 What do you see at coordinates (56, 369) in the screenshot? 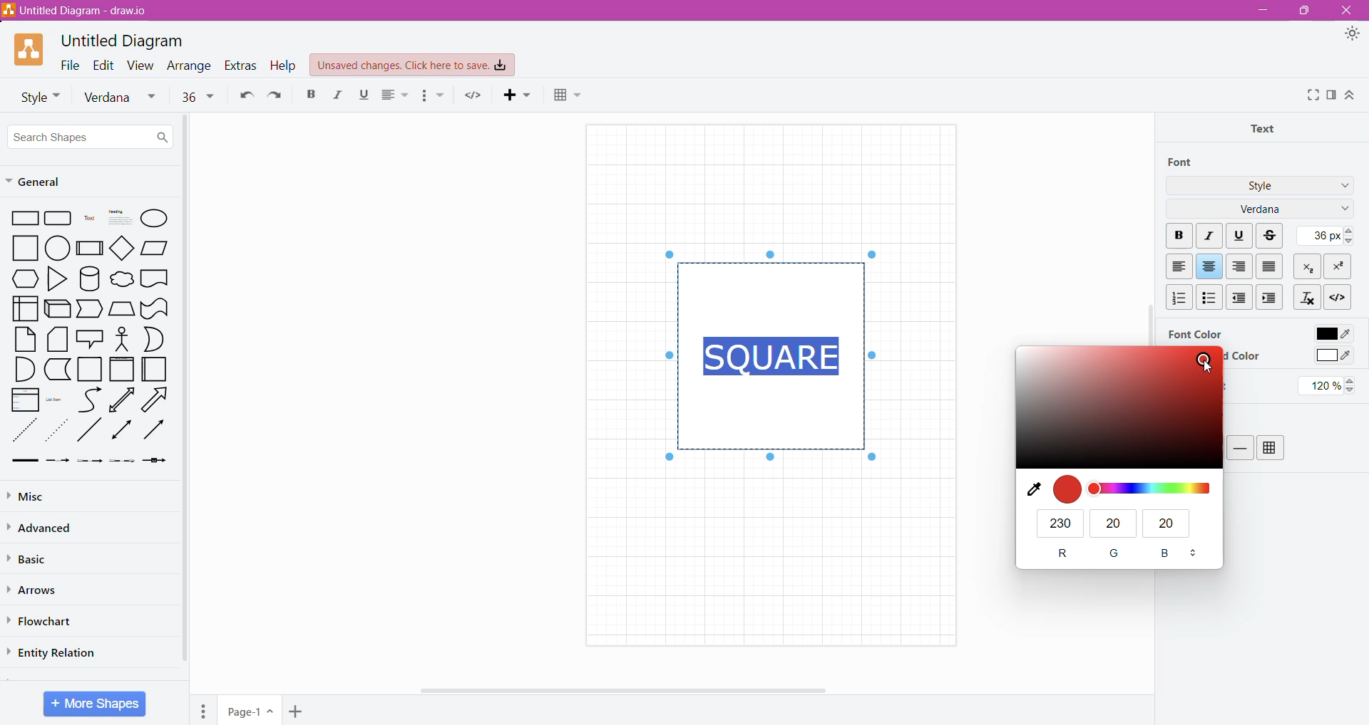
I see `L-Shaped Rectangle` at bounding box center [56, 369].